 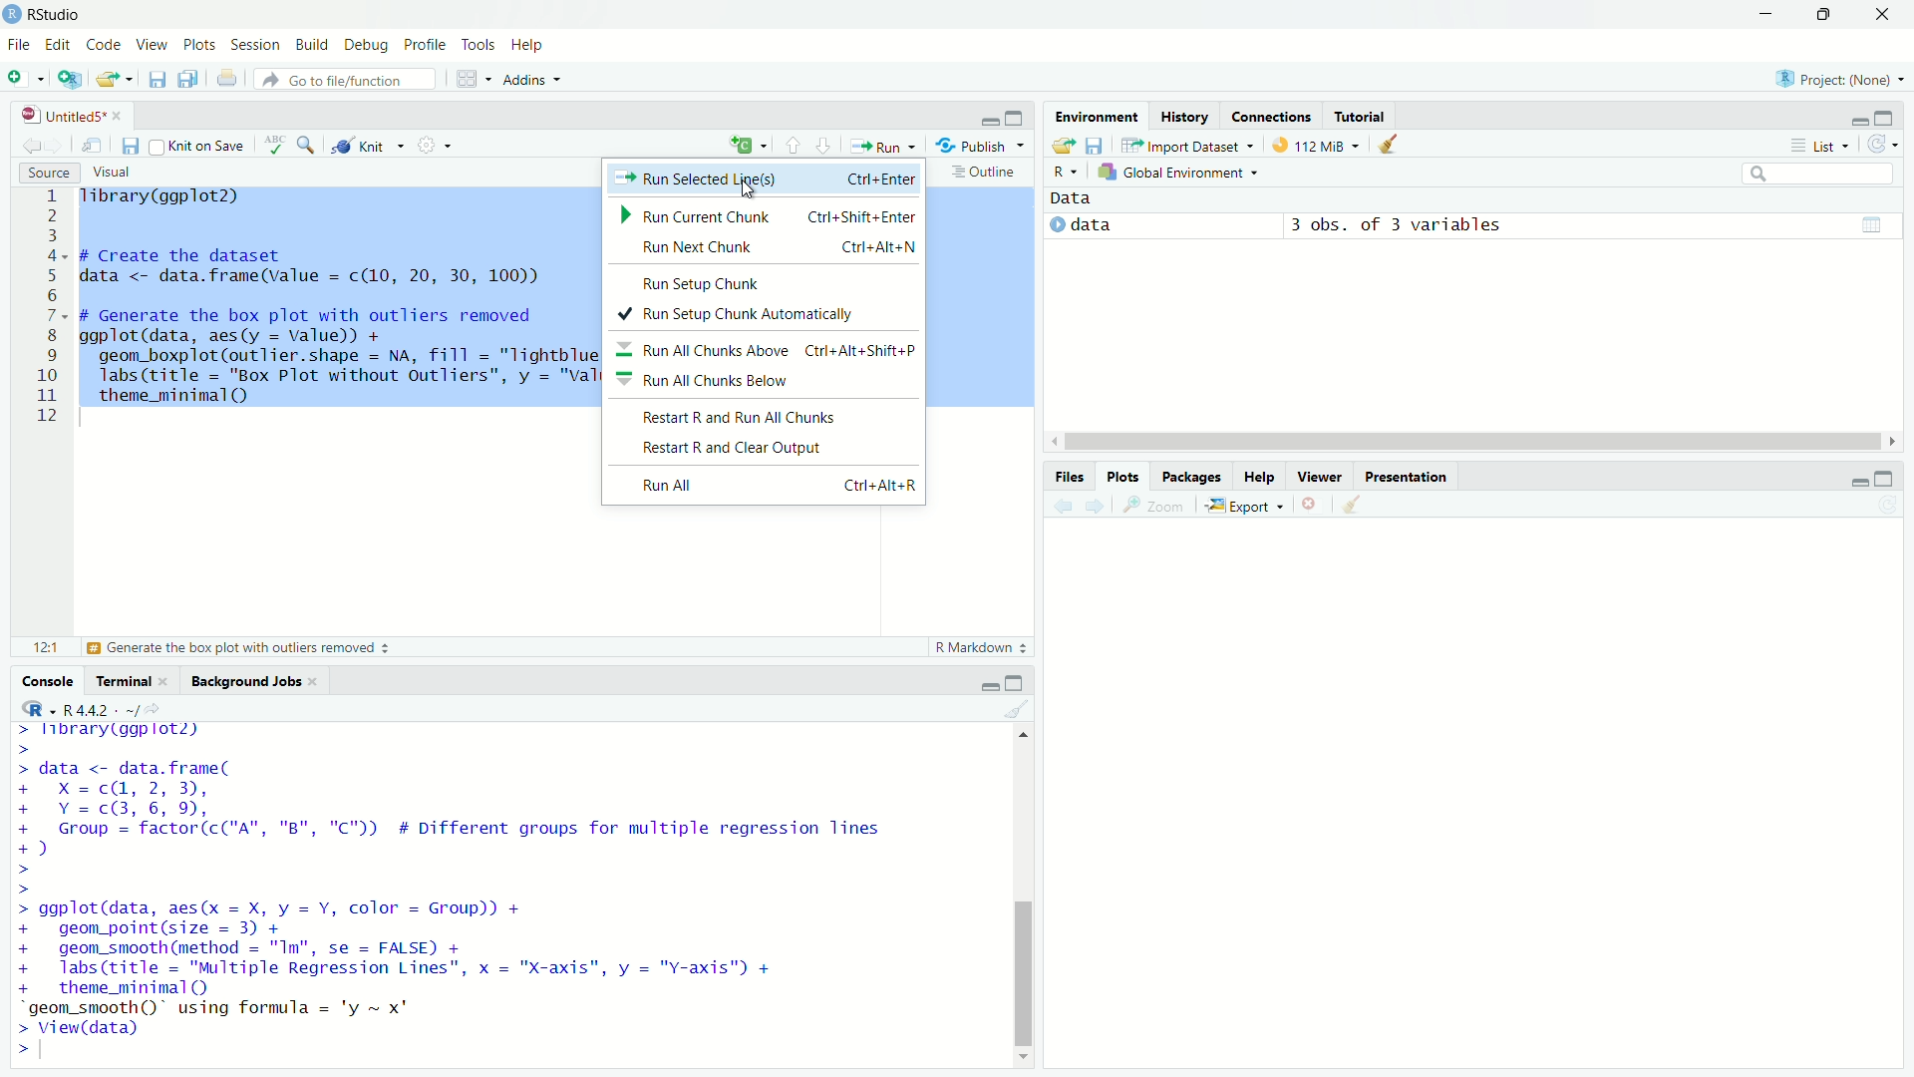 What do you see at coordinates (1062, 144) in the screenshot?
I see `export` at bounding box center [1062, 144].